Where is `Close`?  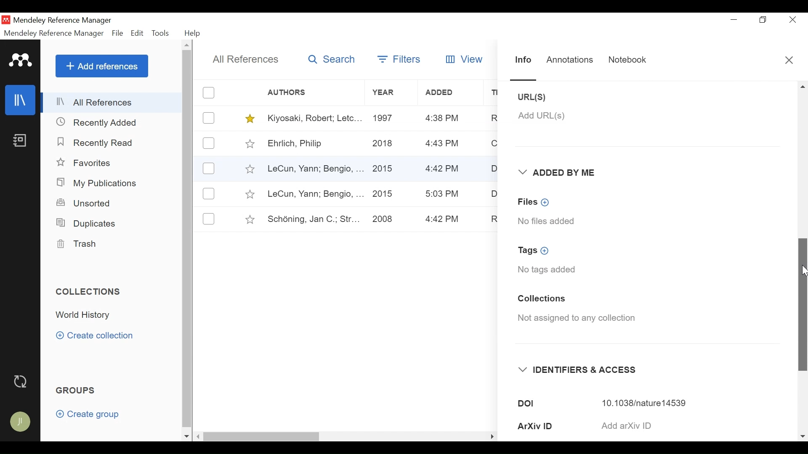 Close is located at coordinates (792, 20).